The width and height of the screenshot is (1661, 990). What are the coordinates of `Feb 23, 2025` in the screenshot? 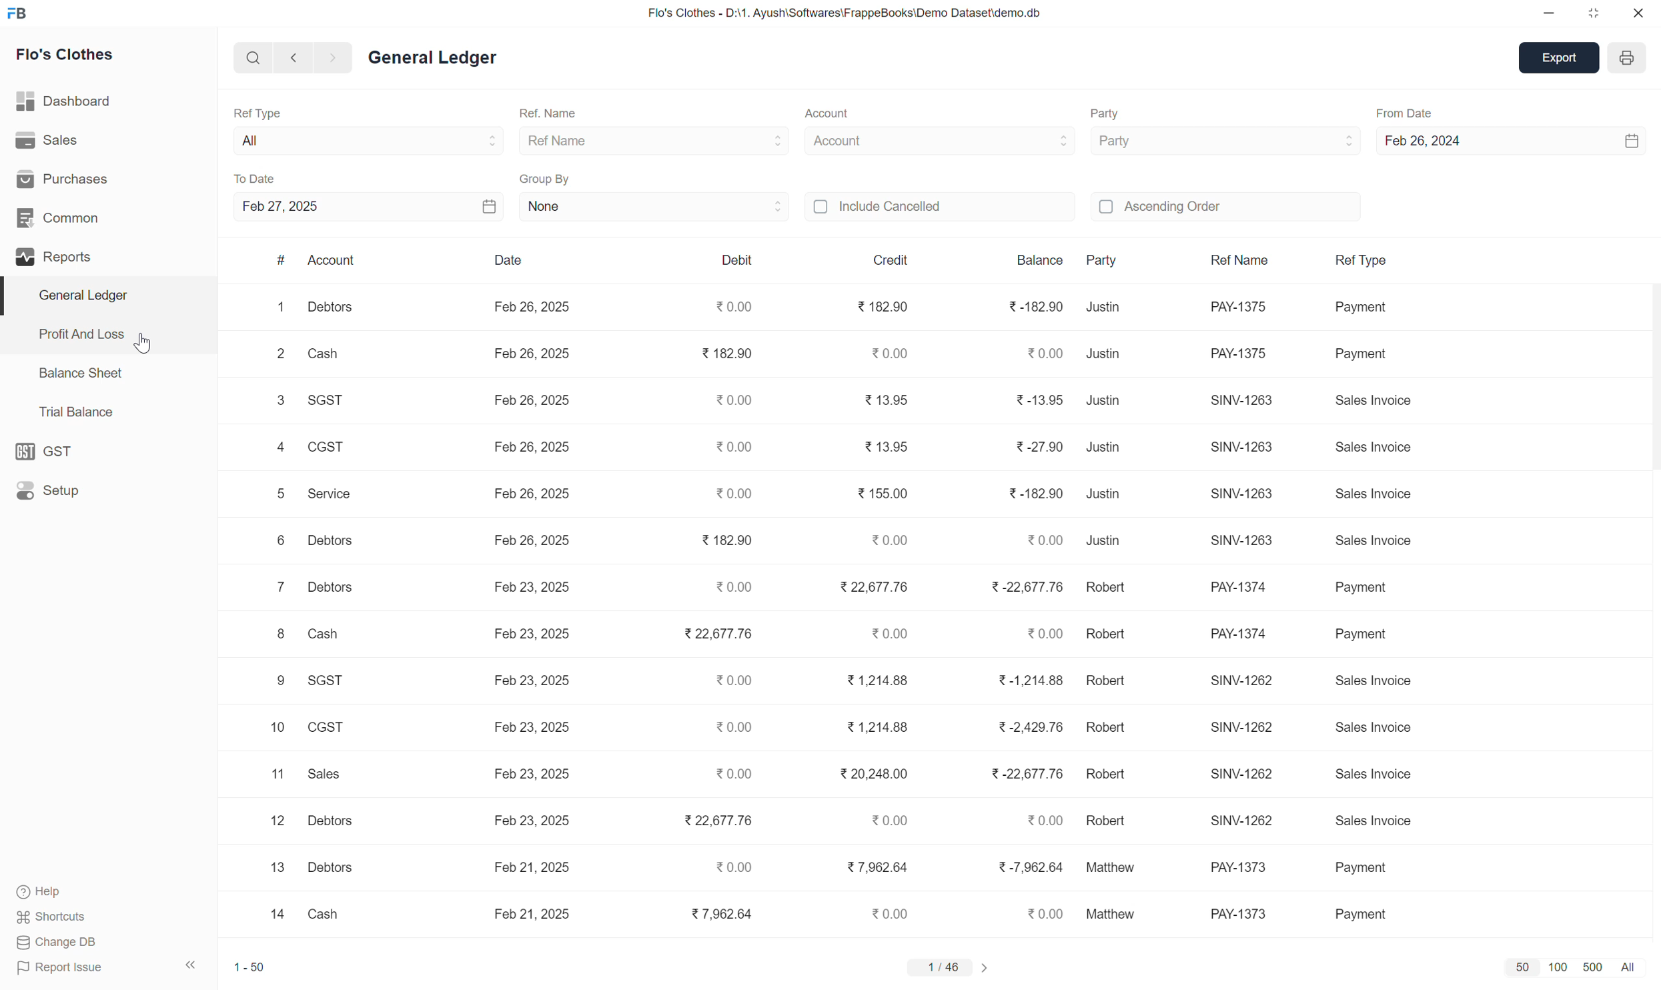 It's located at (537, 636).